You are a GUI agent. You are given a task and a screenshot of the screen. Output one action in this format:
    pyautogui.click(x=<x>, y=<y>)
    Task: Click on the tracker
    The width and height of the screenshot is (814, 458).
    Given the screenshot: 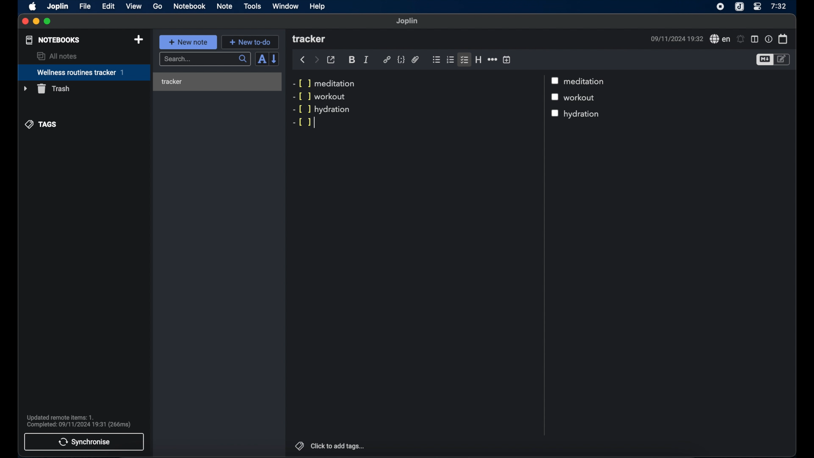 What is the action you would take?
    pyautogui.click(x=216, y=81)
    